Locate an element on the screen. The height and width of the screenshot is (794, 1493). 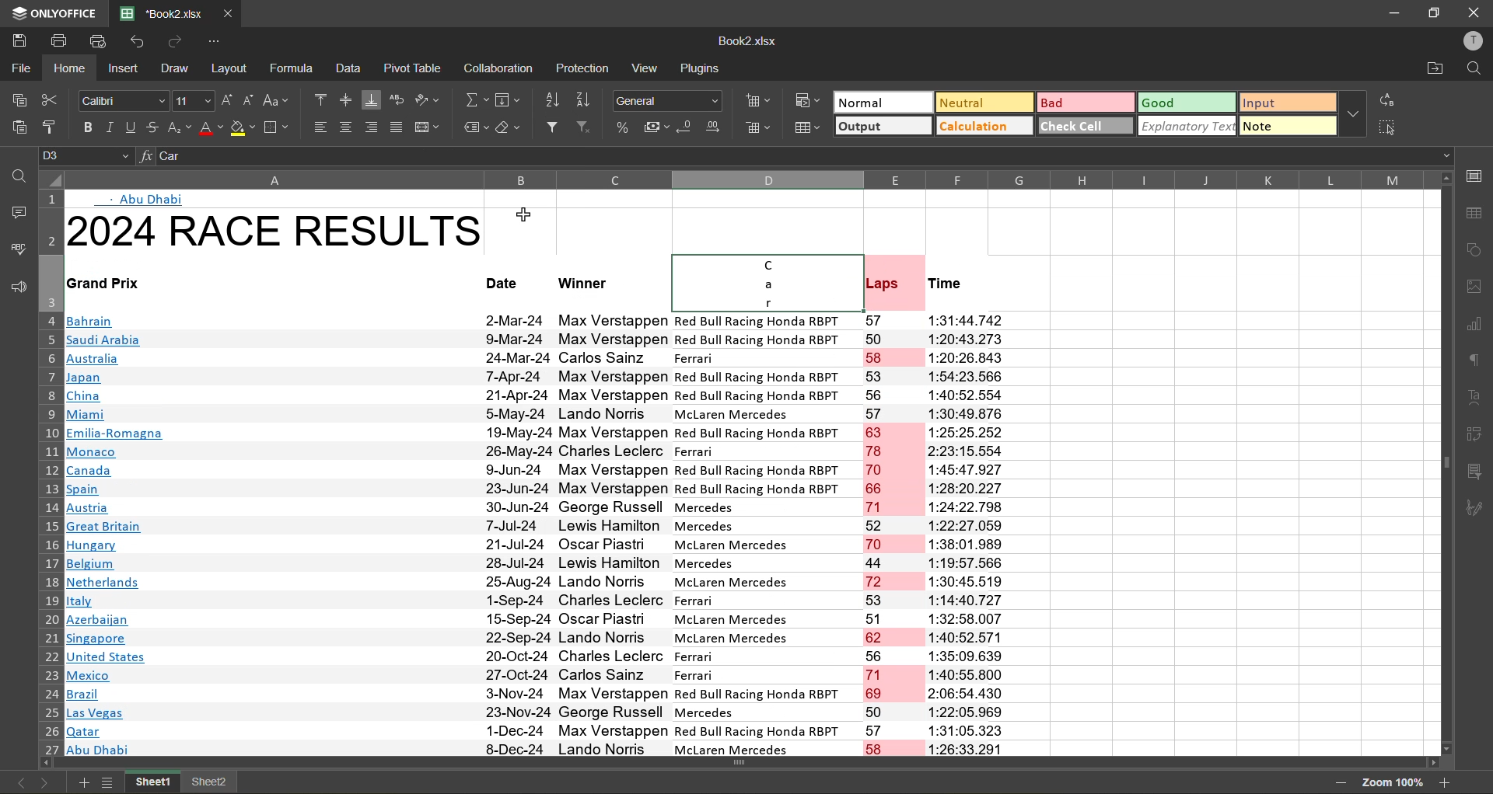
app name is located at coordinates (53, 12).